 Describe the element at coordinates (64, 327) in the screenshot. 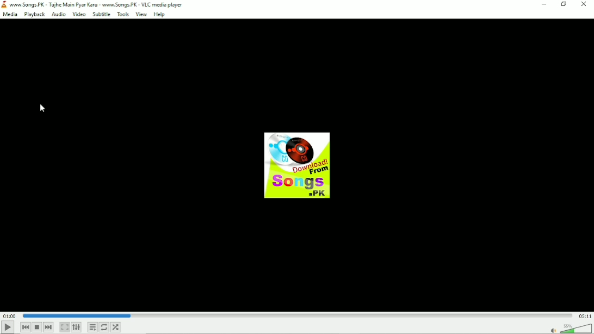

I see `Toggle video in fullscreen` at that location.